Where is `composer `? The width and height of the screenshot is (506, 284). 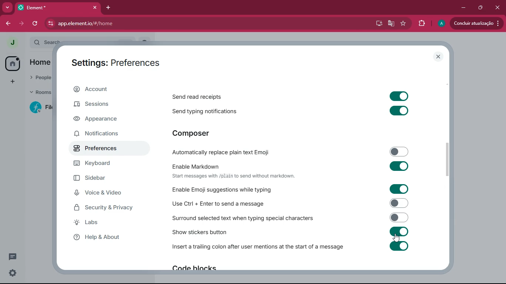 composer  is located at coordinates (196, 133).